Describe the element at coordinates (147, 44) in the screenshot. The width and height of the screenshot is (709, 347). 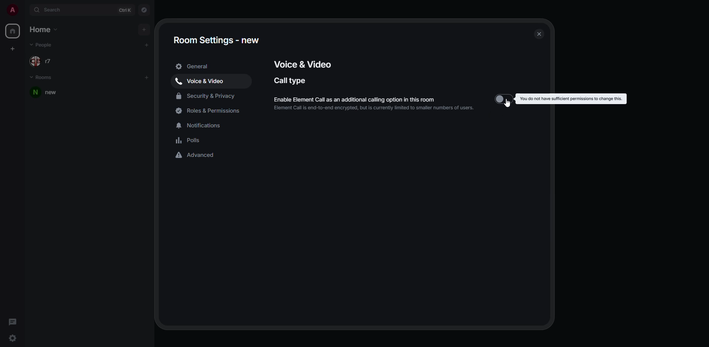
I see `add` at that location.